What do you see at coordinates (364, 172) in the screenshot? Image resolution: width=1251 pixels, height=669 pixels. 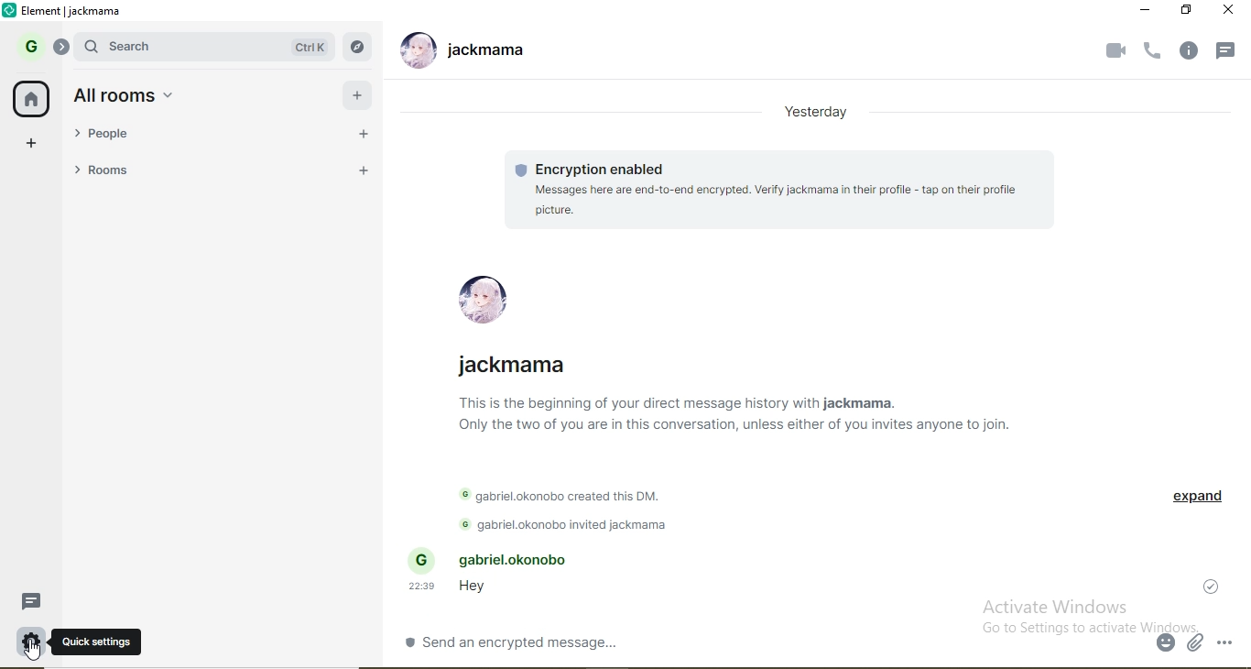 I see `add rooms` at bounding box center [364, 172].